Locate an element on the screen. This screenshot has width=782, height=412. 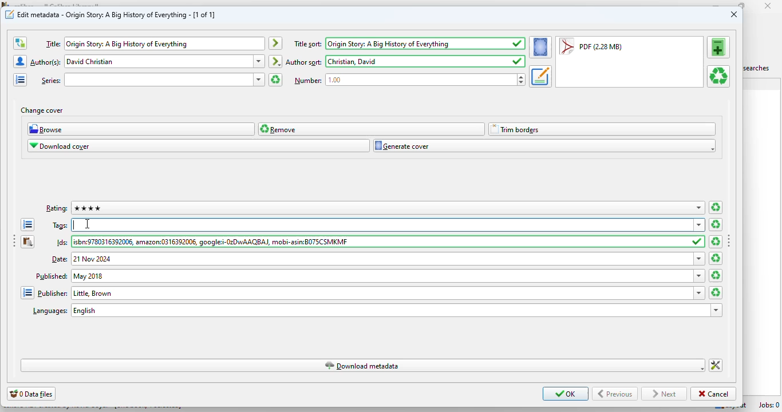
toggle sidebar is located at coordinates (729, 240).